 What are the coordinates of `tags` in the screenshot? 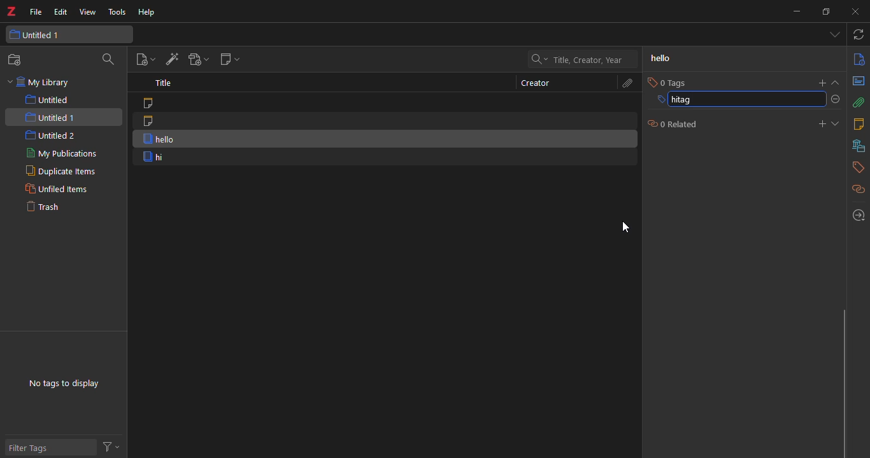 It's located at (857, 167).